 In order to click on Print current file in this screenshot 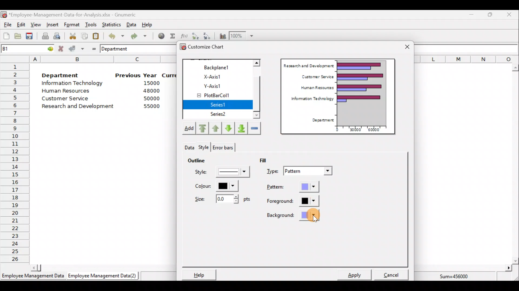, I will do `click(45, 36)`.